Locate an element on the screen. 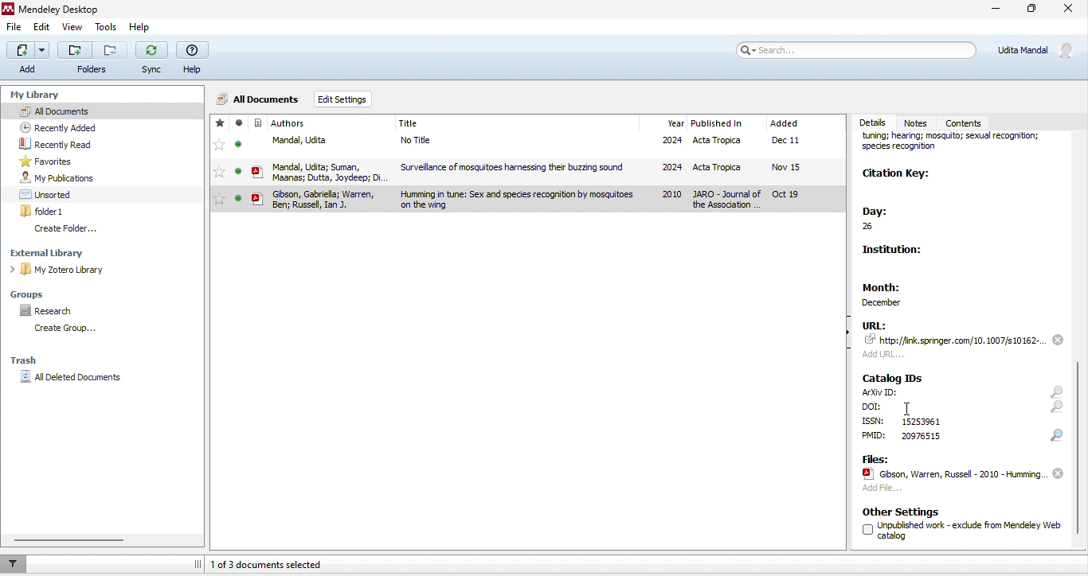  cursor movement is located at coordinates (910, 410).